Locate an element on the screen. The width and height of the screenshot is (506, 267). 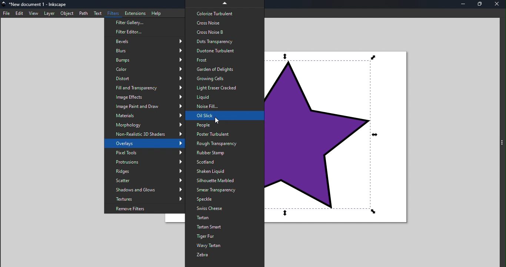
Wavy tartan is located at coordinates (225, 246).